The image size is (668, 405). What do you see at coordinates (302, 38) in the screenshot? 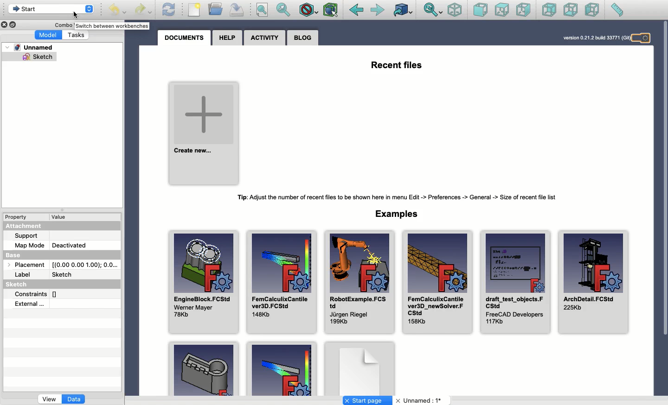
I see `Blog` at bounding box center [302, 38].